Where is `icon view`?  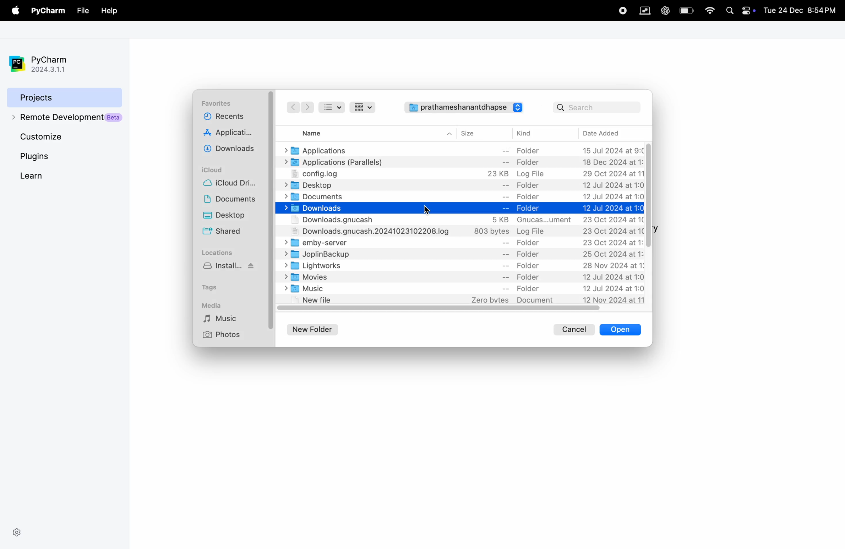 icon view is located at coordinates (365, 107).